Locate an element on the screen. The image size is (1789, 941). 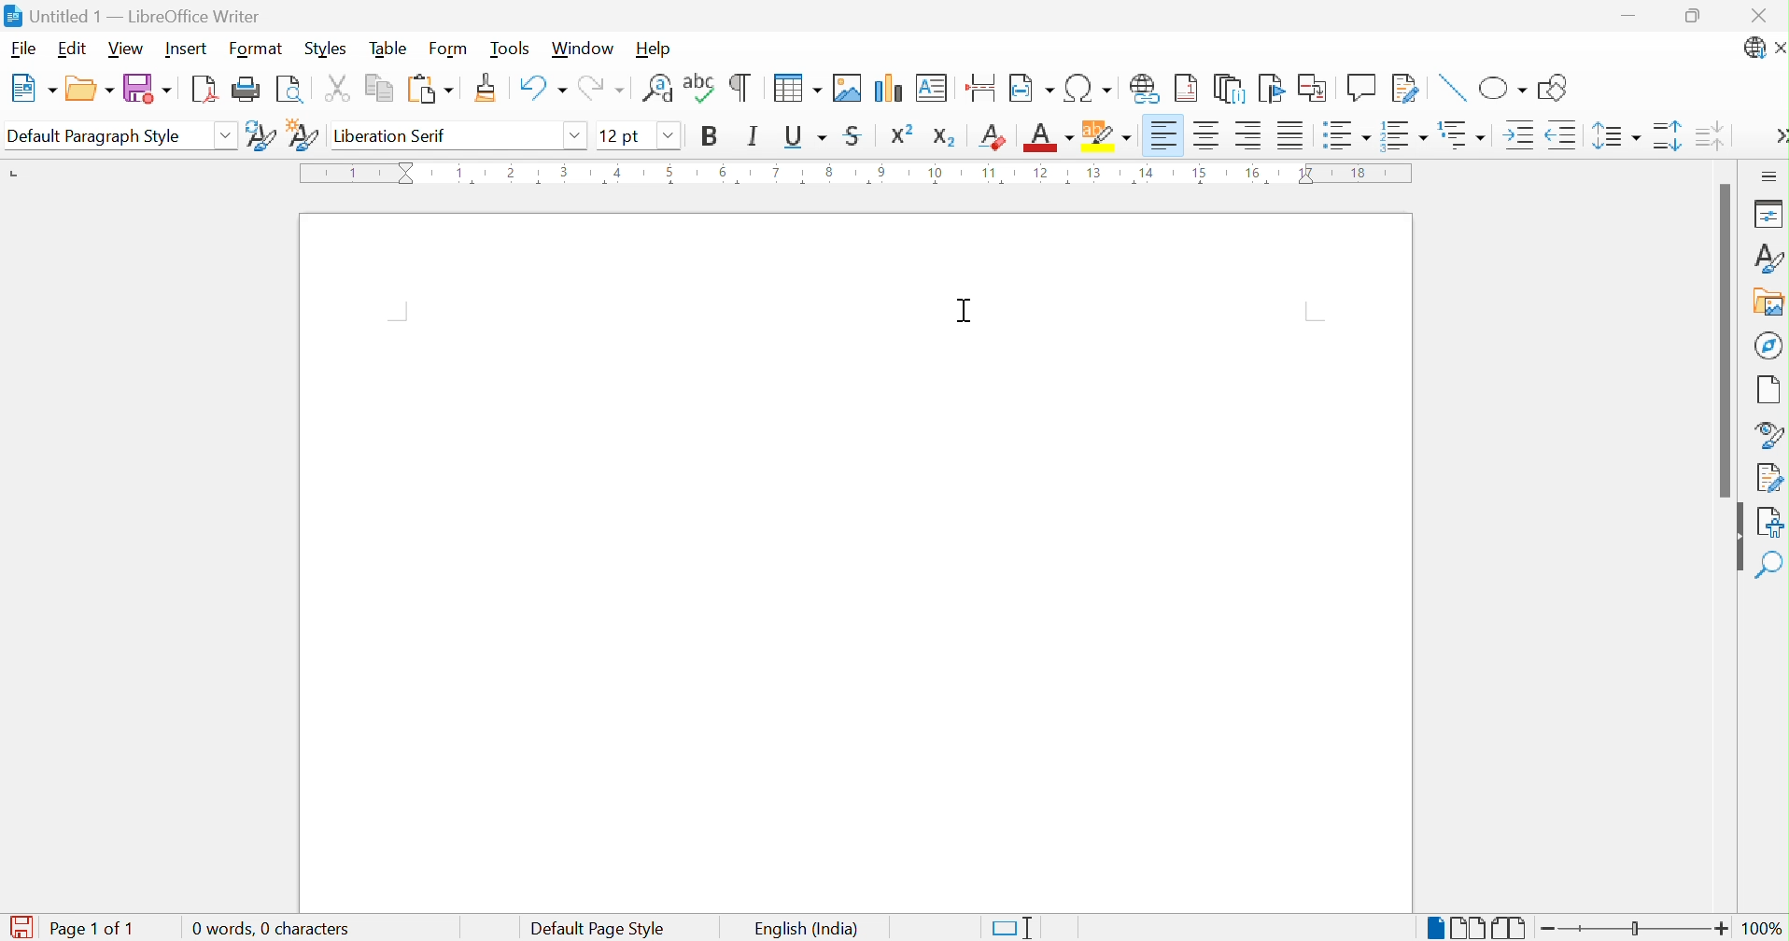
New is located at coordinates (37, 88).